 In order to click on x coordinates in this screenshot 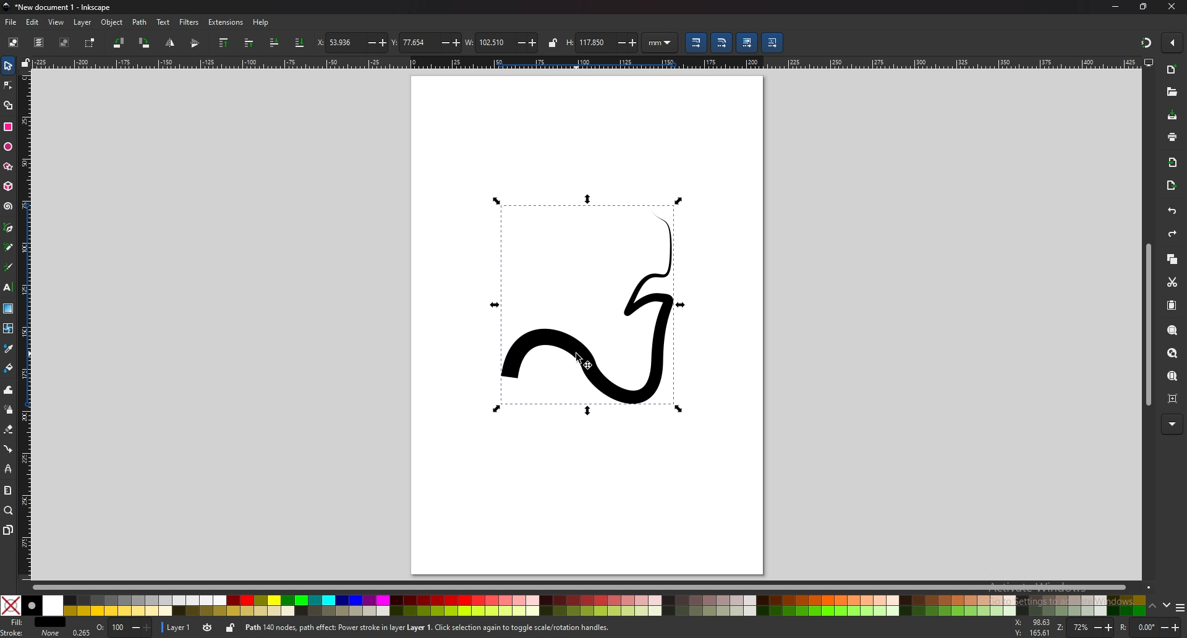, I will do `click(352, 42)`.